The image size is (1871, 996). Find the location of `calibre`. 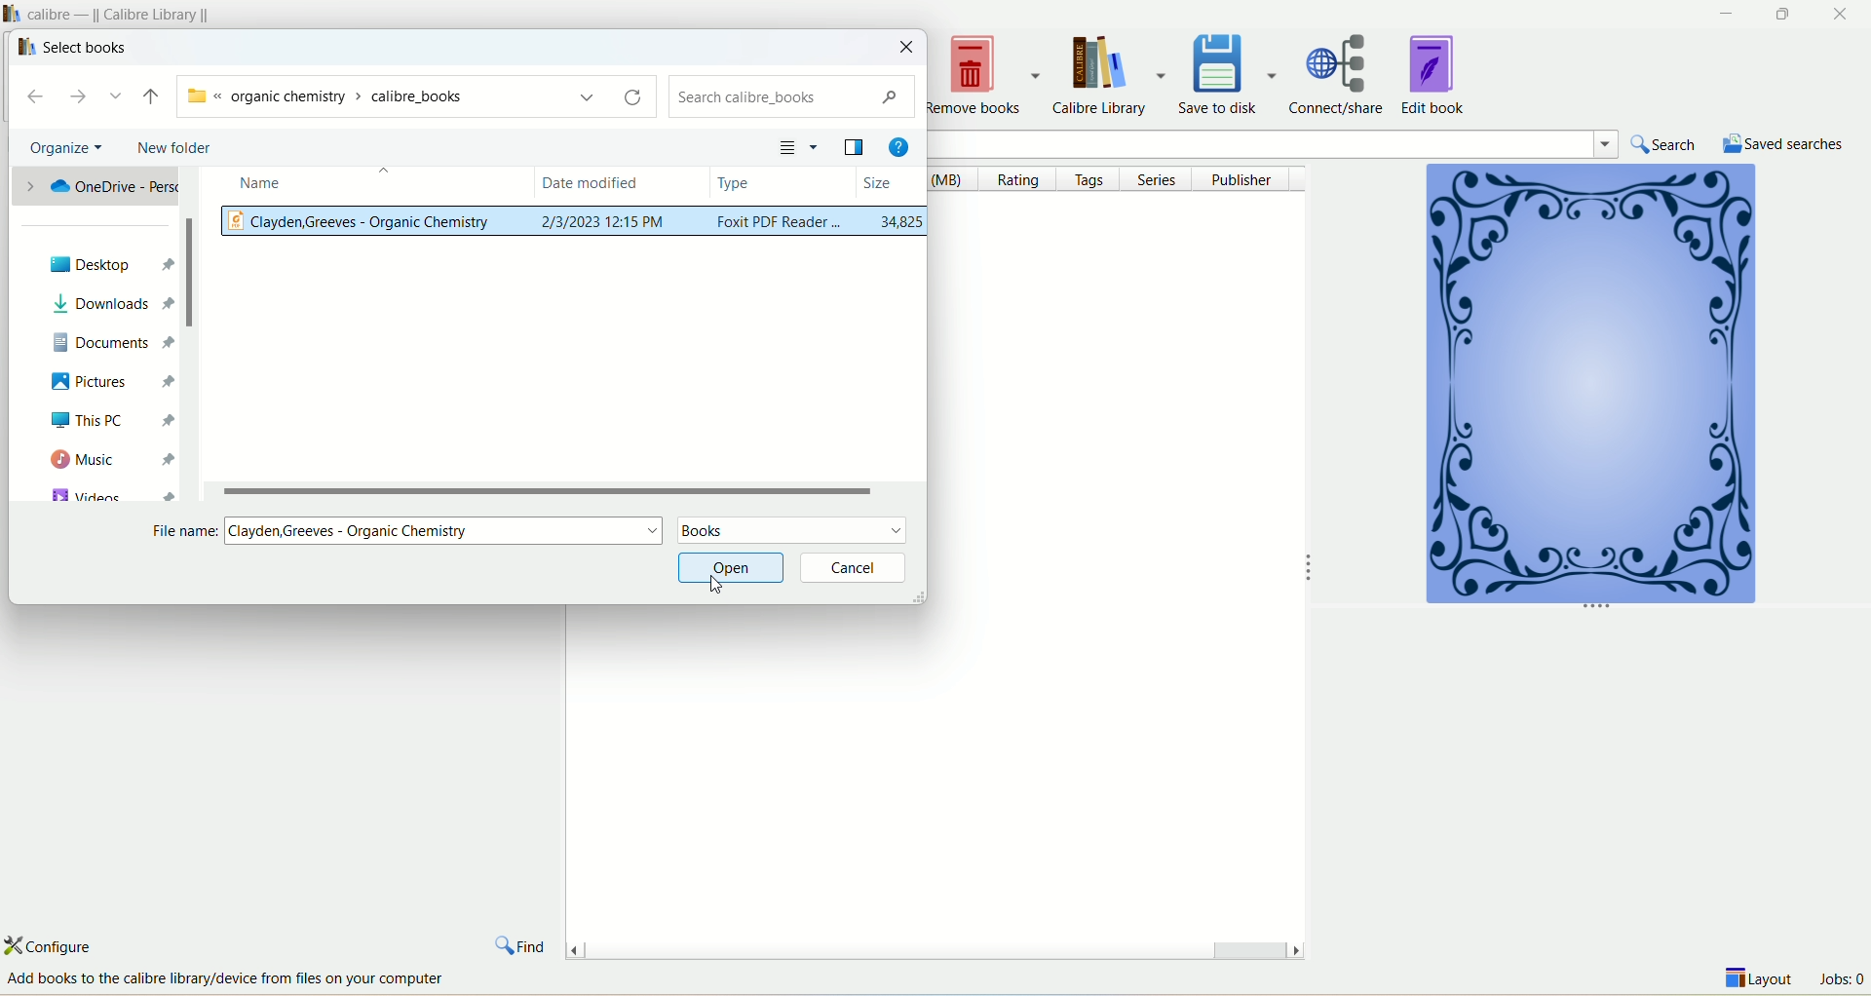

calibre is located at coordinates (125, 13).